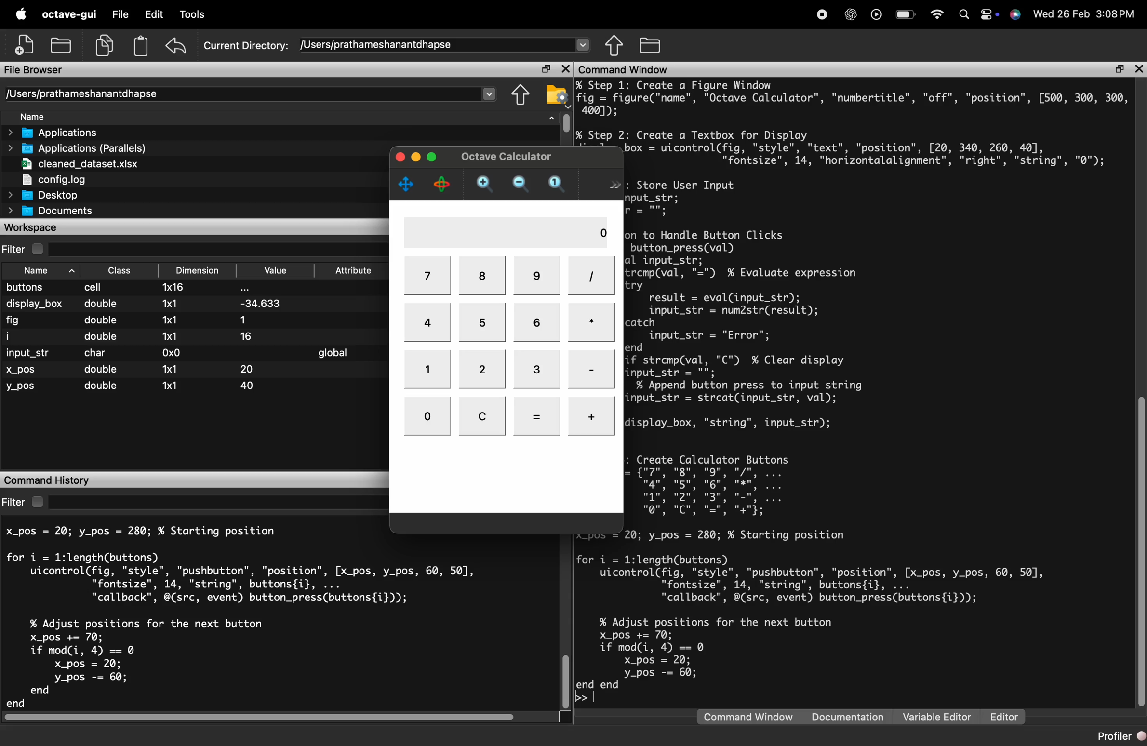 This screenshot has height=746, width=1147. Describe the element at coordinates (886, 394) in the screenshot. I see `% Step 1X Create a Figure Windofig = figure("name", "Octave Calculator", "numbertitle", "off", "position", [500, 300, 300,4001);% Step 2: Create a Textbox for Displadisplay_box = uicontrol(fig, "style", "text", "position", [20, 340, 260, 40],"fontsize", 14, "horizontalalignment", "right", "string", "0");% Step 3: Store User Input]global input_str;input_str = "";% Function to Handle Button Clicksfunction button_press(val)global input_str;if strcmp(val, "=") % Evaluate expressioltrresult = eval(input_str);input_str = num2str(result);catch)input_str = "Error";endelseif strcmp(val, "C") % Clear display]input_str = "";else % Append button press to input stringinput_str = strcat(input_str, val);endset(display_box, "string", input_str);lend% Step 4: Create Calculator Buttons;buttons = {"7", "8", "9", "/". ...ng’ wgu mg wnqn’ wou mge’ ww’Irfor i = 1:1length(buttons))uicontrol(fig, "style", "pushbutton", "position", [x_pos, y_pos, 60, 507,"fontsize", 14, "string", buttons{i}, ..."callback", @(src, event) button_press(buttons{i}));% Adjust positions for the next button)X_pos += 70;if mod(i, 4) == 0x_pos = 20;_pos -= 60;end end` at that location.